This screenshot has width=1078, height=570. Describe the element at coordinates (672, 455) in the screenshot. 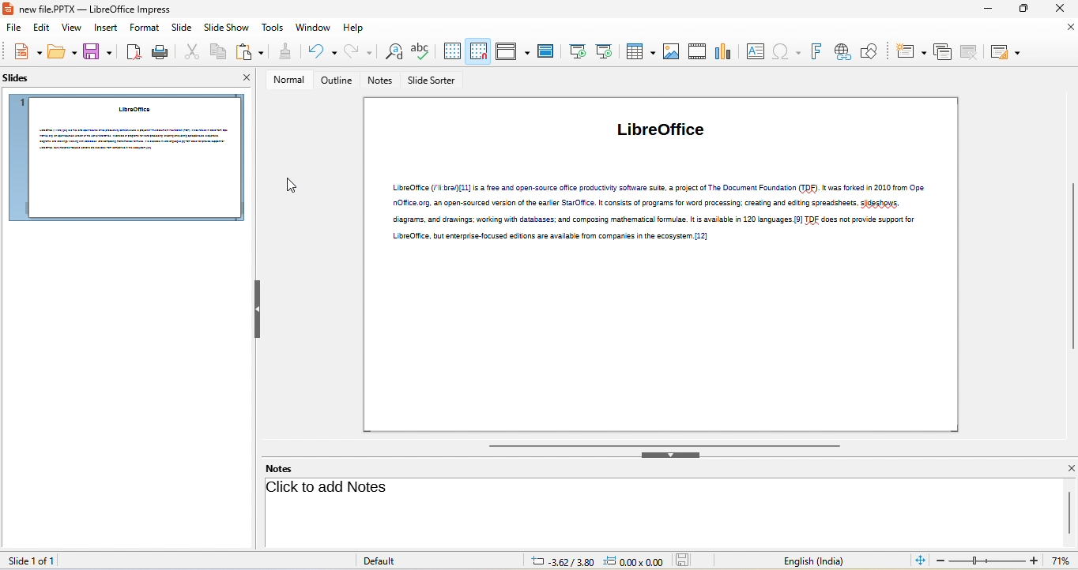

I see `hide bottom sidebar` at that location.